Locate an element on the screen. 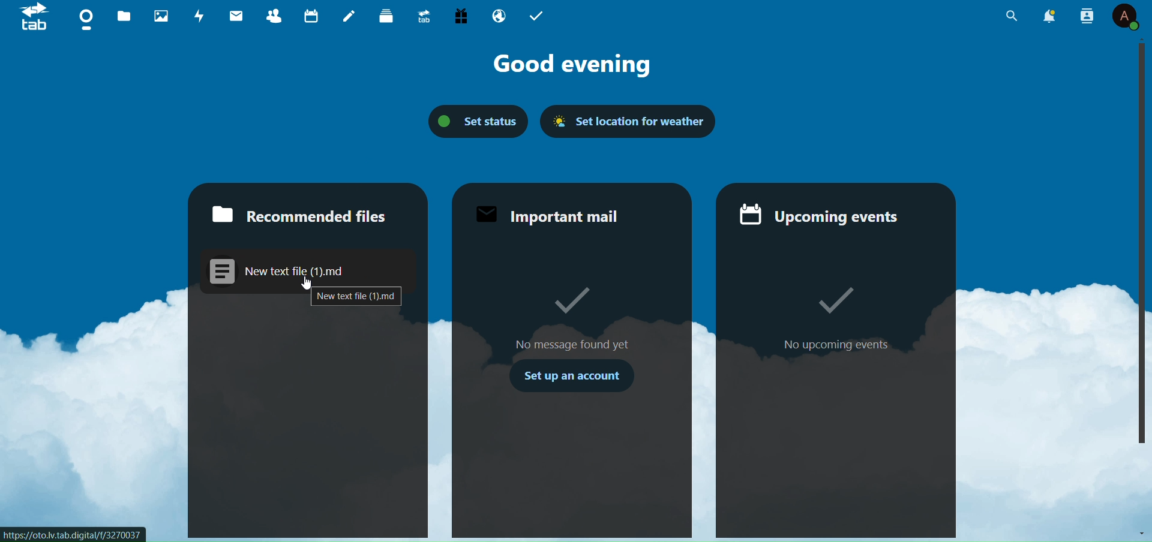  contacts is located at coordinates (275, 15).